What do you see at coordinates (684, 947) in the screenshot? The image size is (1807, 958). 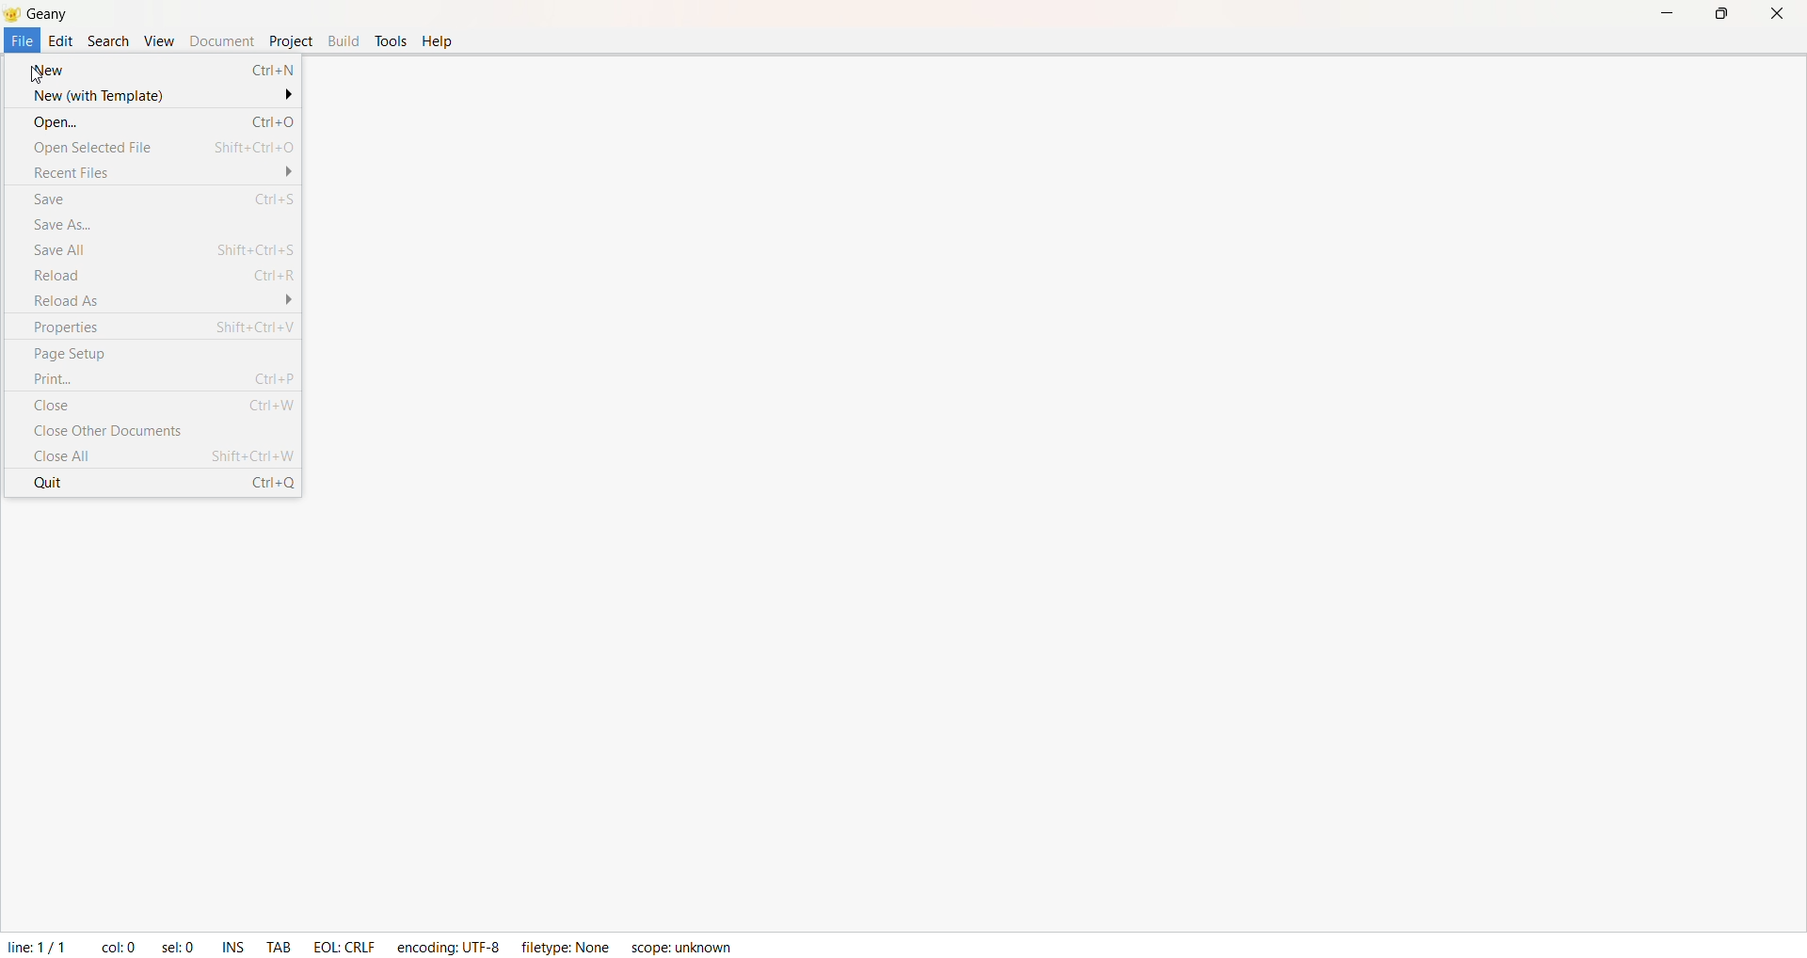 I see `scope: unknown` at bounding box center [684, 947].